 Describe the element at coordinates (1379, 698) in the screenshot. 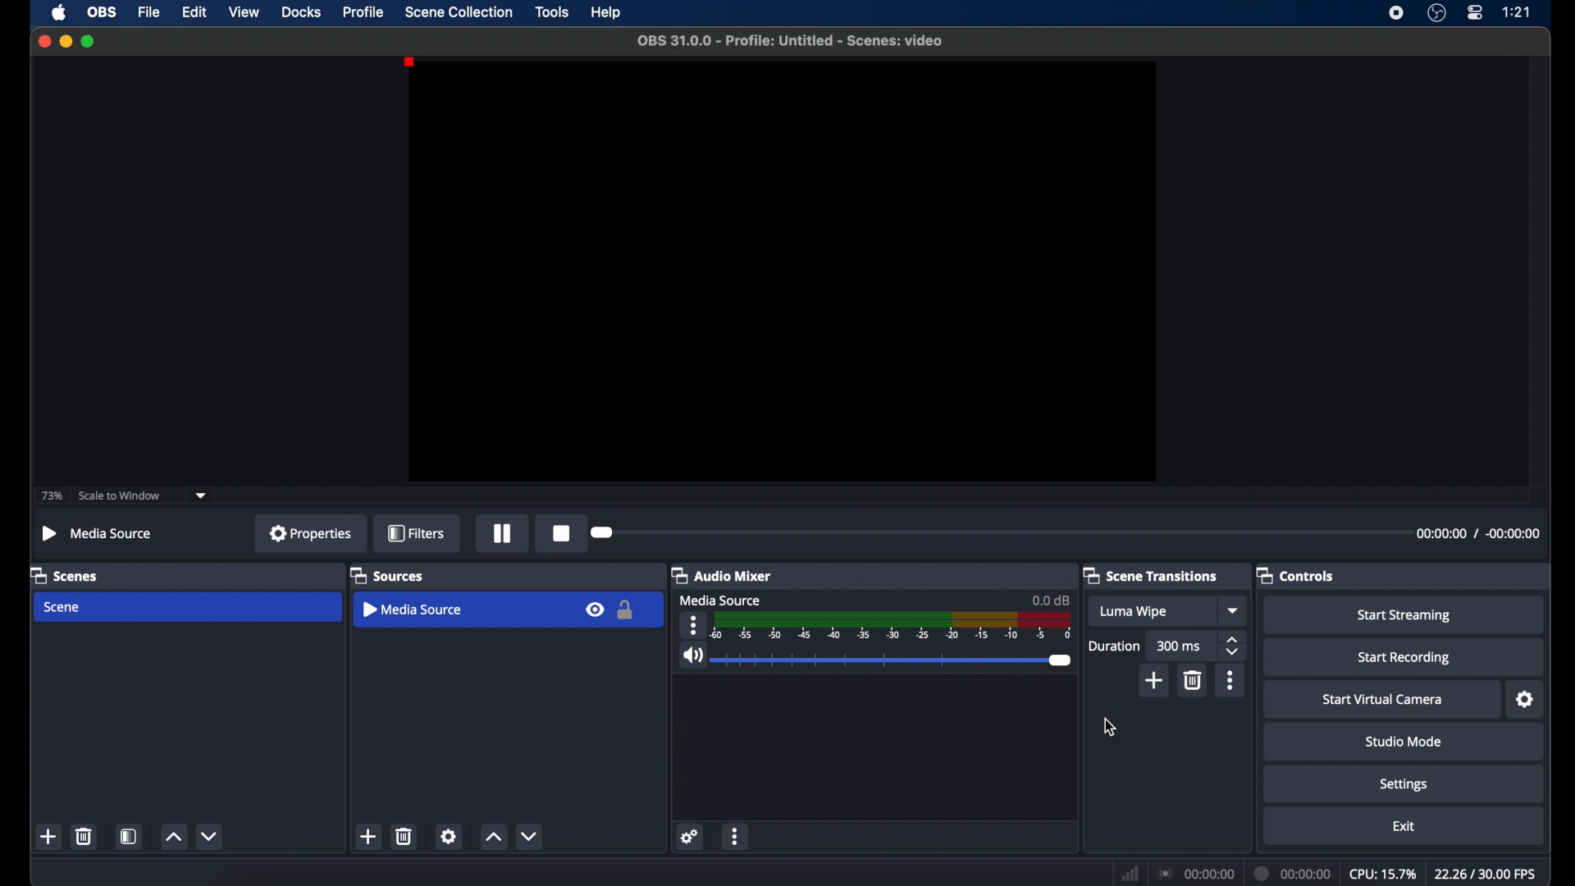

I see `start virtual camera` at that location.